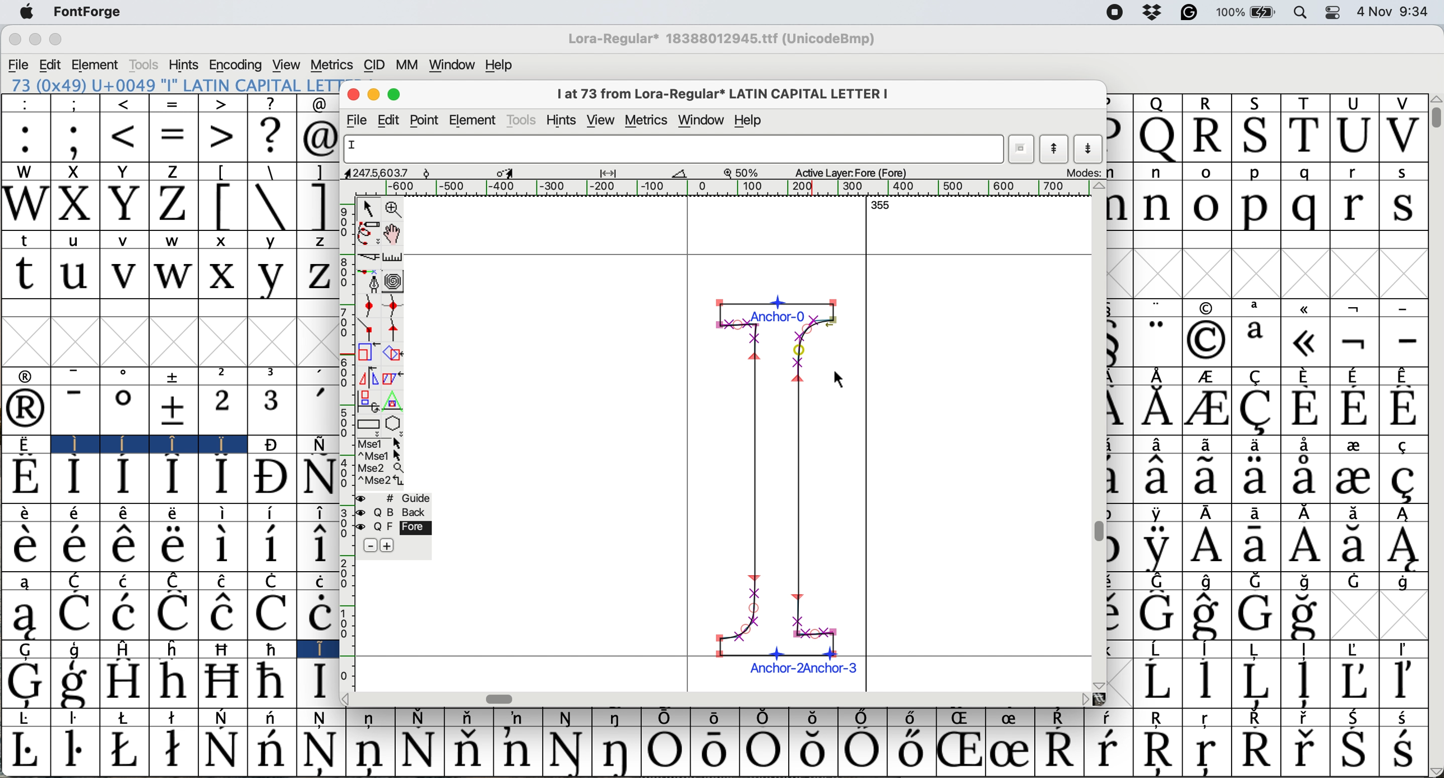 This screenshot has height=778, width=1444. I want to click on Symbol, so click(272, 614).